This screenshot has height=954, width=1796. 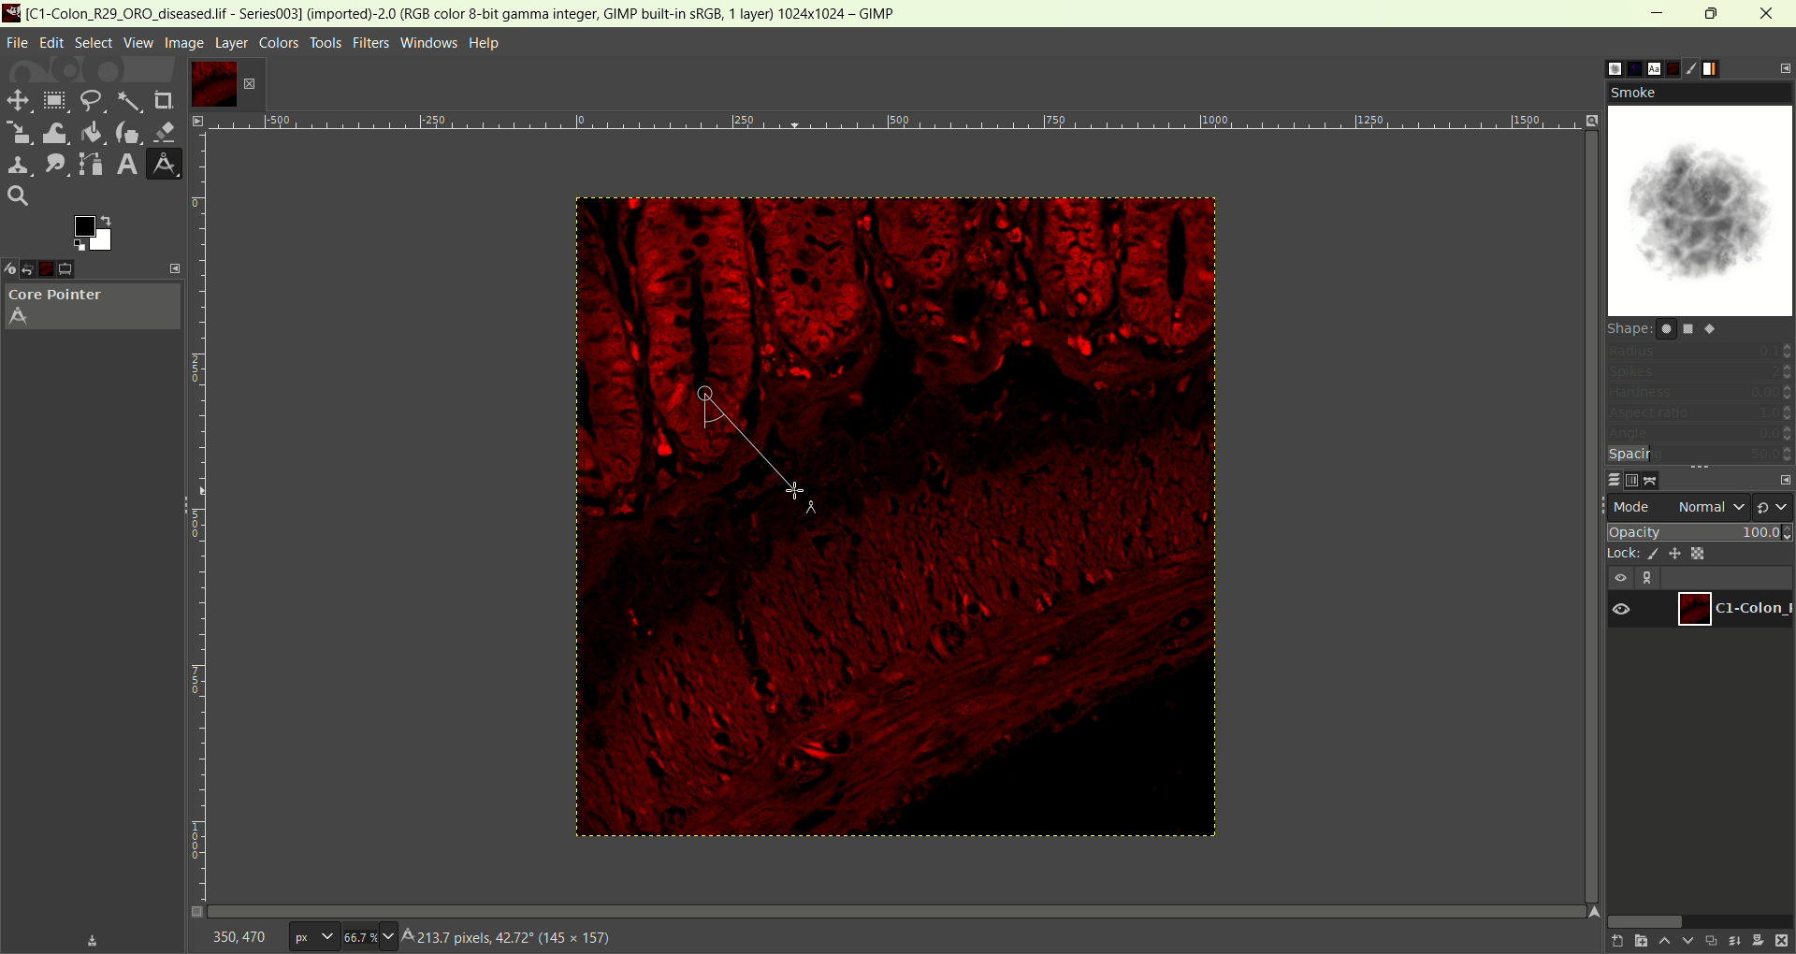 What do you see at coordinates (1622, 611) in the screenshot?
I see `visibility` at bounding box center [1622, 611].